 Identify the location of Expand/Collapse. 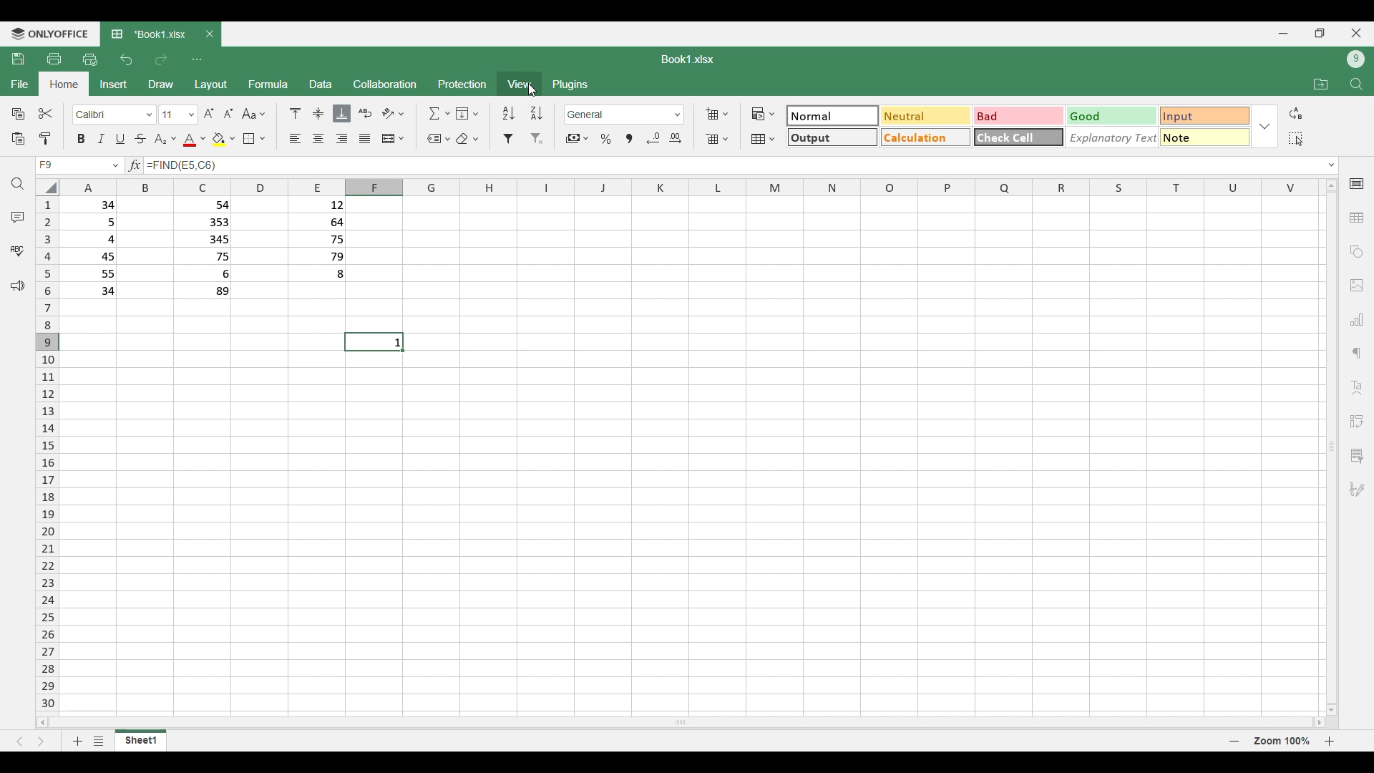
(1265, 127).